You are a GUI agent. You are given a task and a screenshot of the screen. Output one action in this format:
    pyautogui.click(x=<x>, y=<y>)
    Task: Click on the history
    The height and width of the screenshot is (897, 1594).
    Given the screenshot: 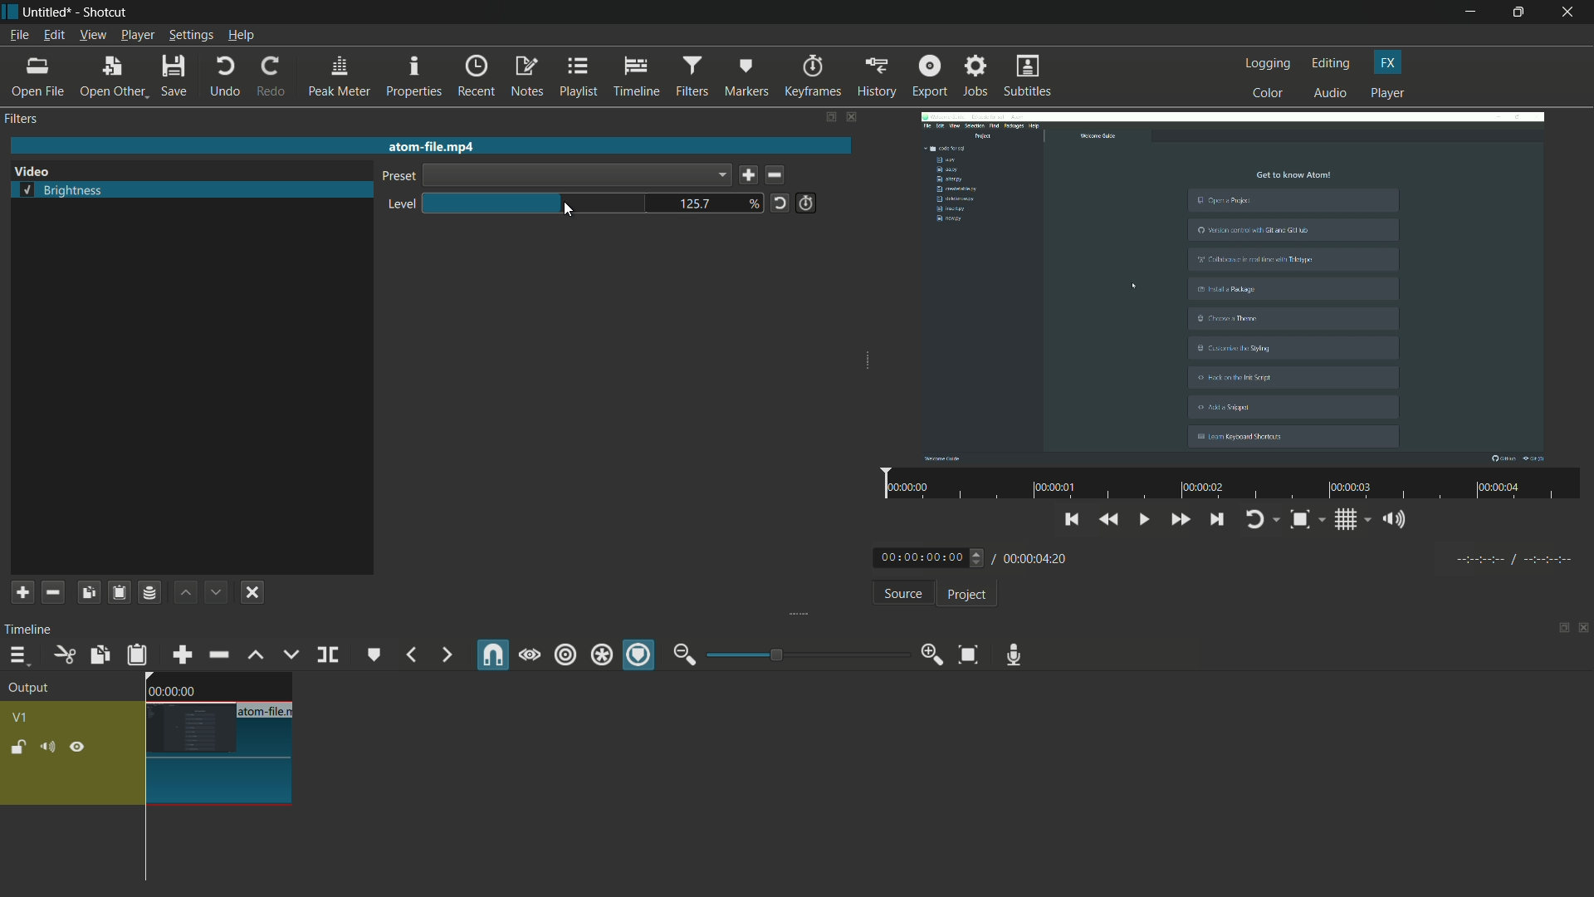 What is the action you would take?
    pyautogui.click(x=874, y=76)
    